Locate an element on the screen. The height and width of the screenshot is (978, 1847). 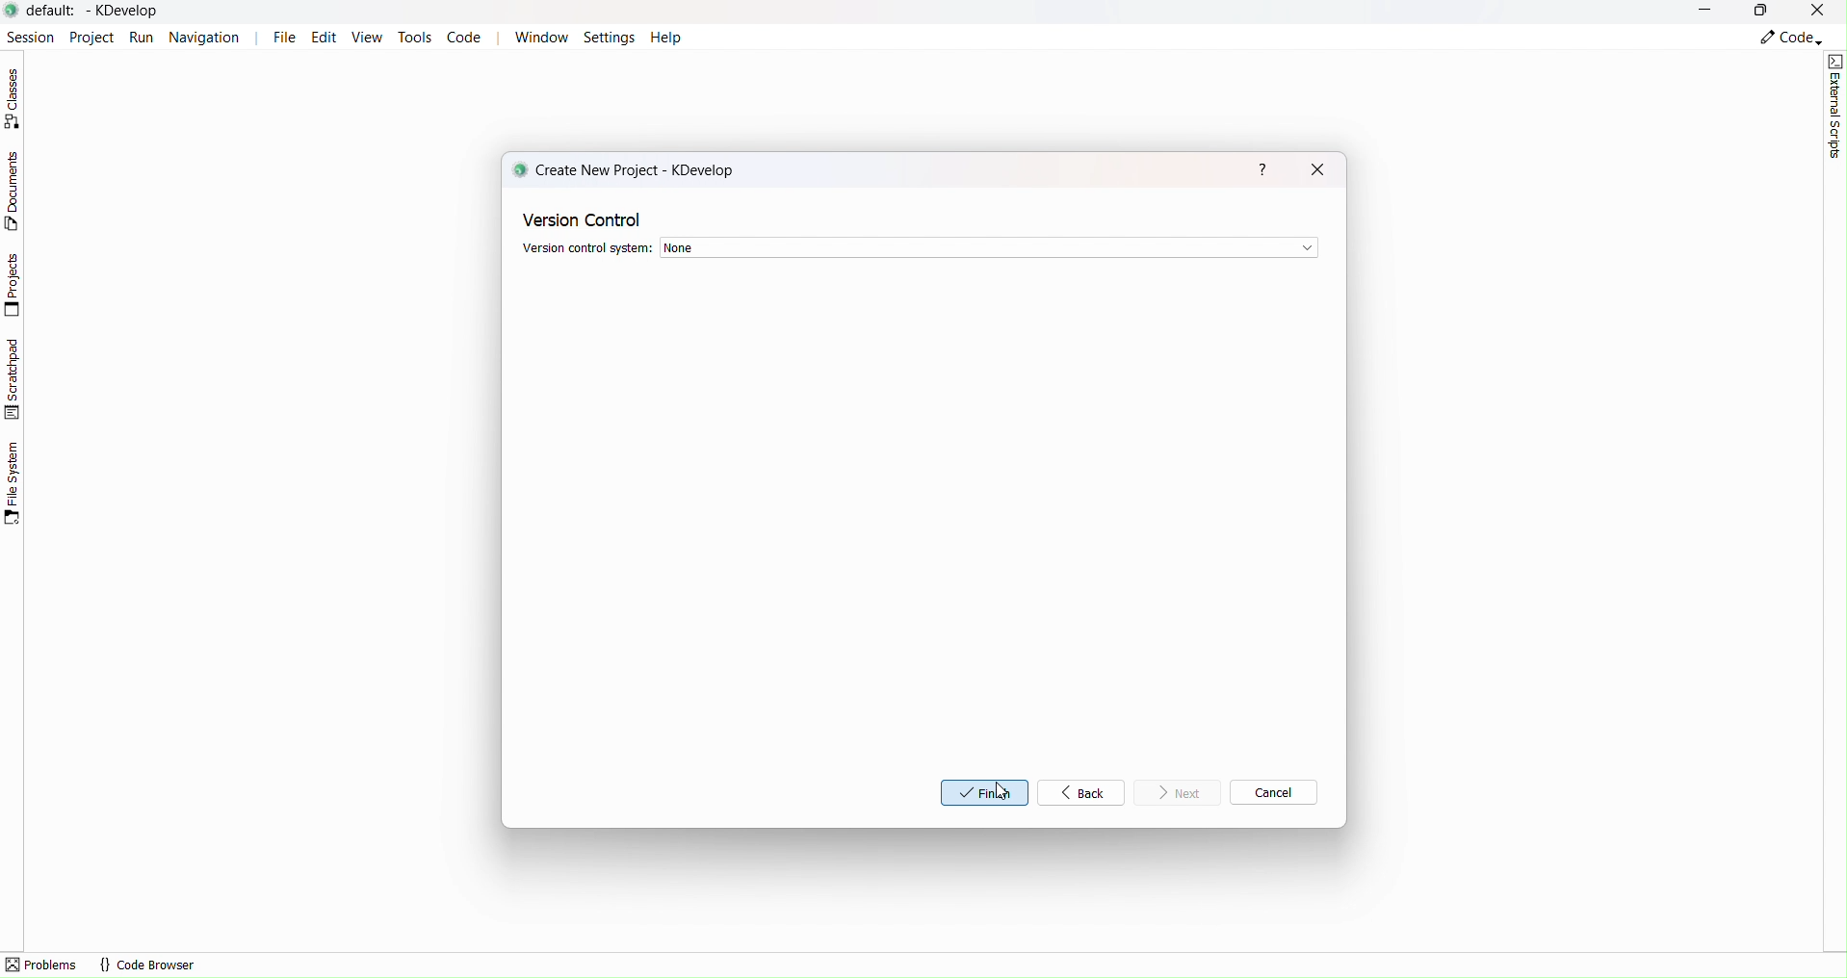
Window is located at coordinates (540, 37).